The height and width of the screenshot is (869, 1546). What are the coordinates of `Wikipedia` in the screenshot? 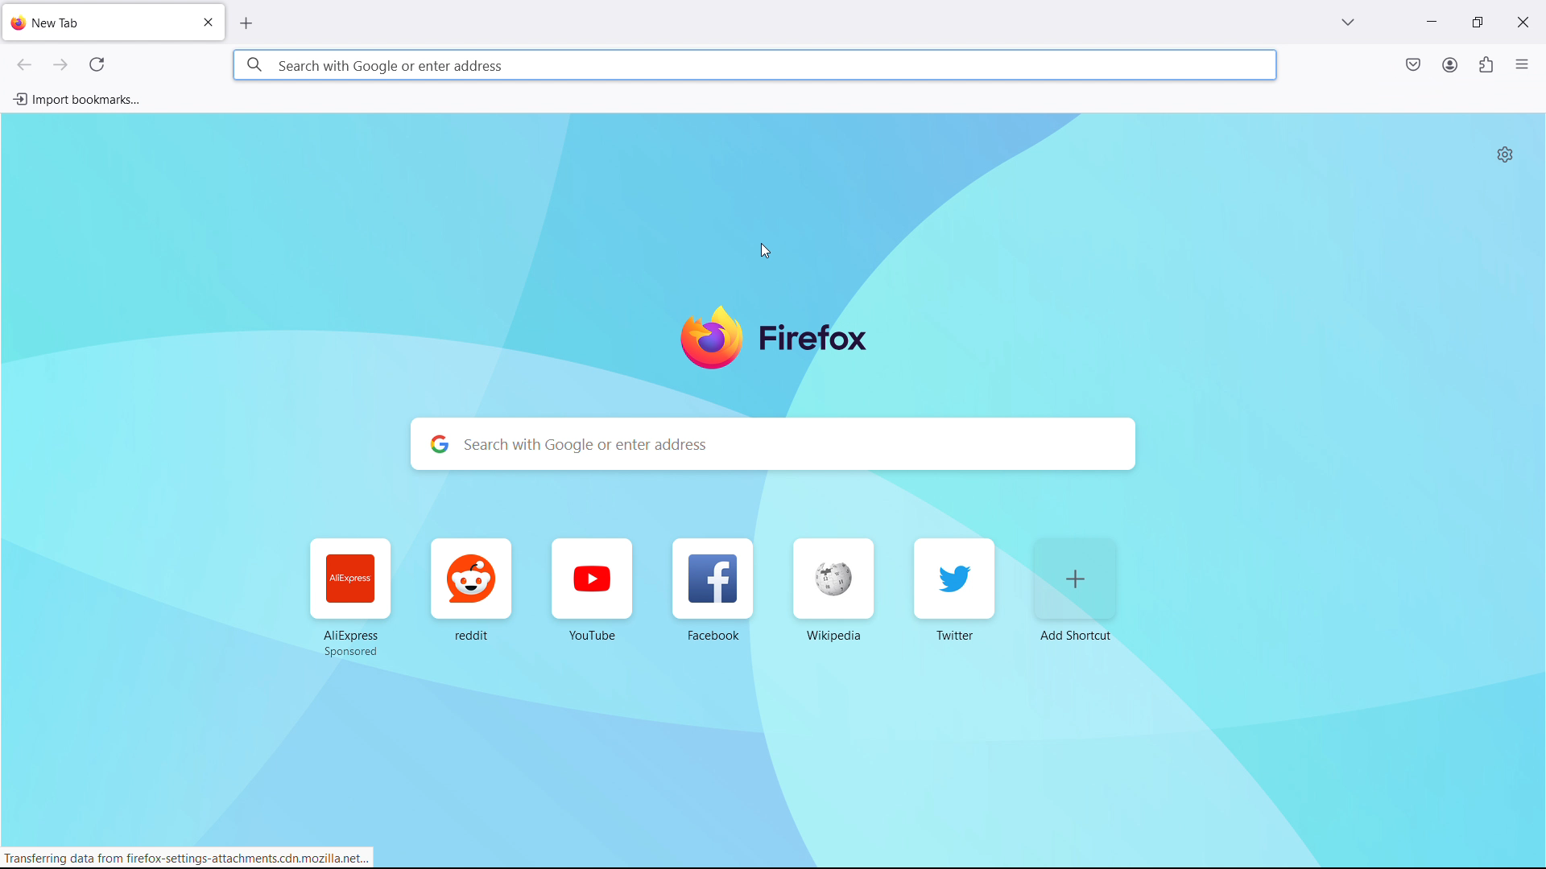 It's located at (829, 591).